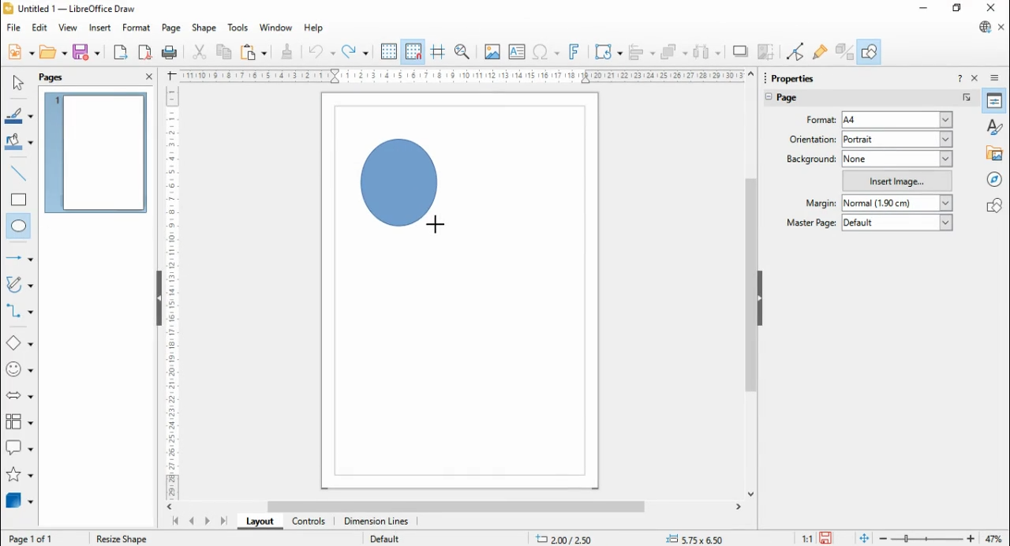 The width and height of the screenshot is (1010, 546). What do you see at coordinates (208, 522) in the screenshot?
I see `next page` at bounding box center [208, 522].